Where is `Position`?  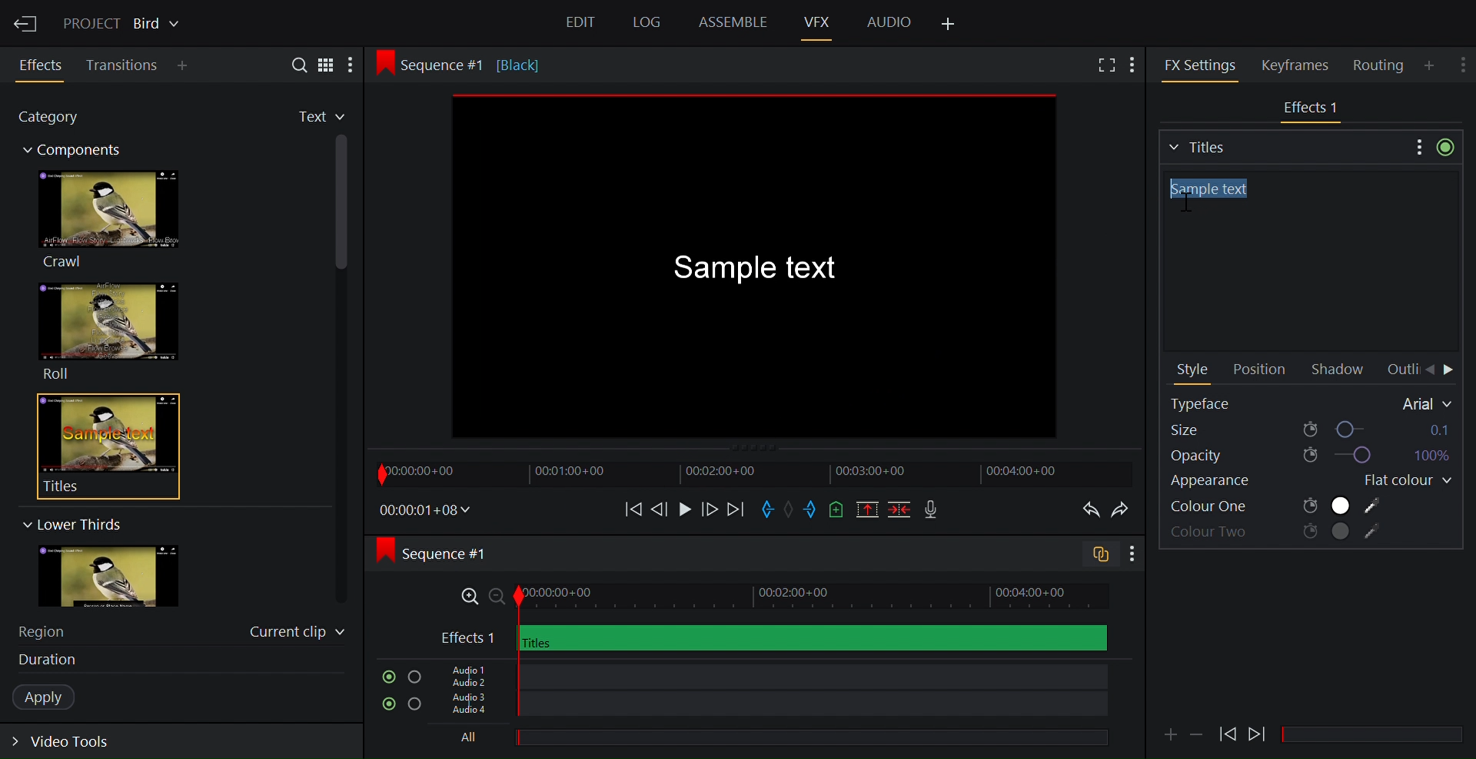 Position is located at coordinates (1258, 370).